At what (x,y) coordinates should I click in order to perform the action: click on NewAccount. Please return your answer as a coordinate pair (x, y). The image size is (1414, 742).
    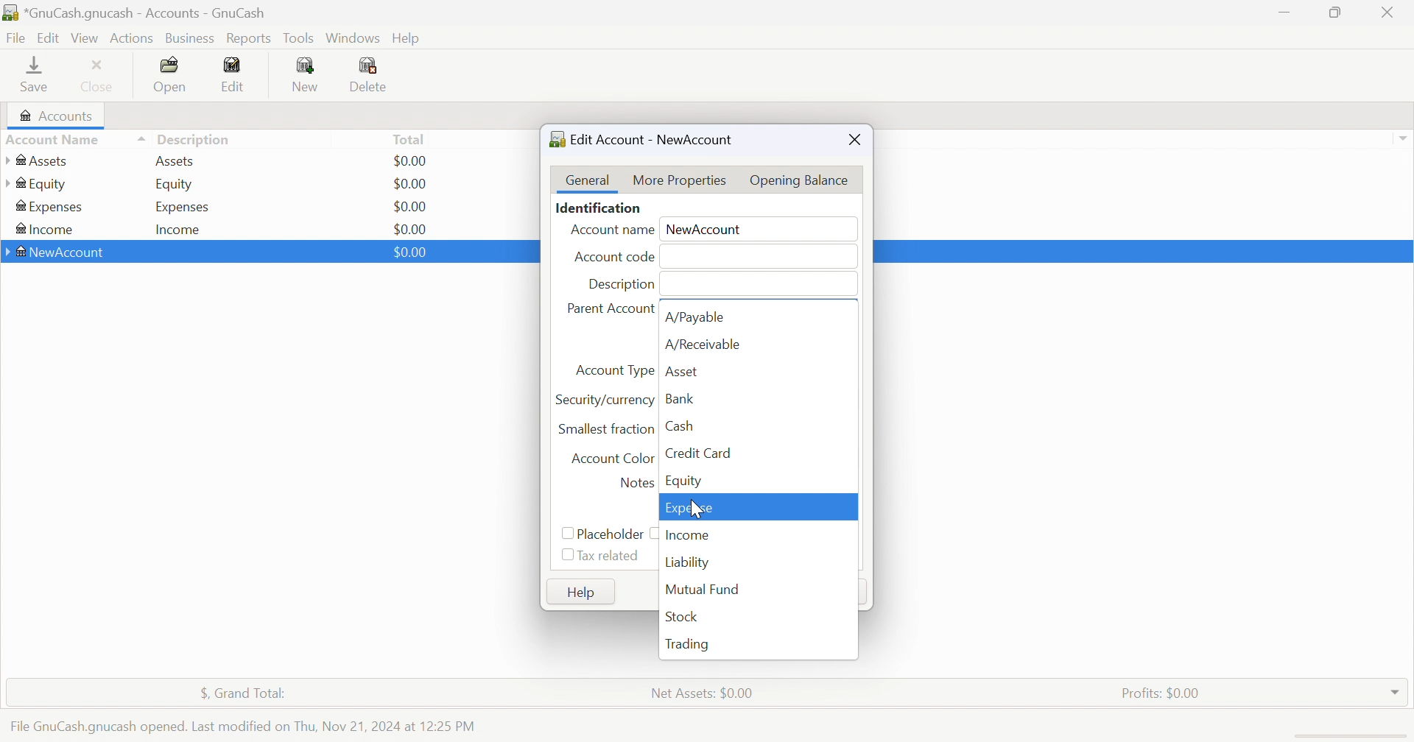
    Looking at the image, I should click on (58, 253).